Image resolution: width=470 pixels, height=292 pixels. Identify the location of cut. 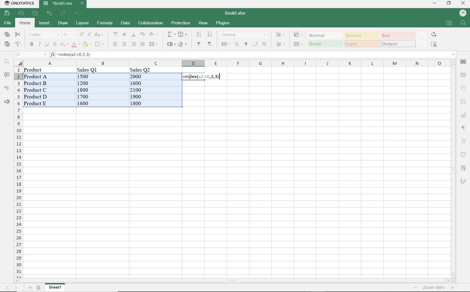
(18, 34).